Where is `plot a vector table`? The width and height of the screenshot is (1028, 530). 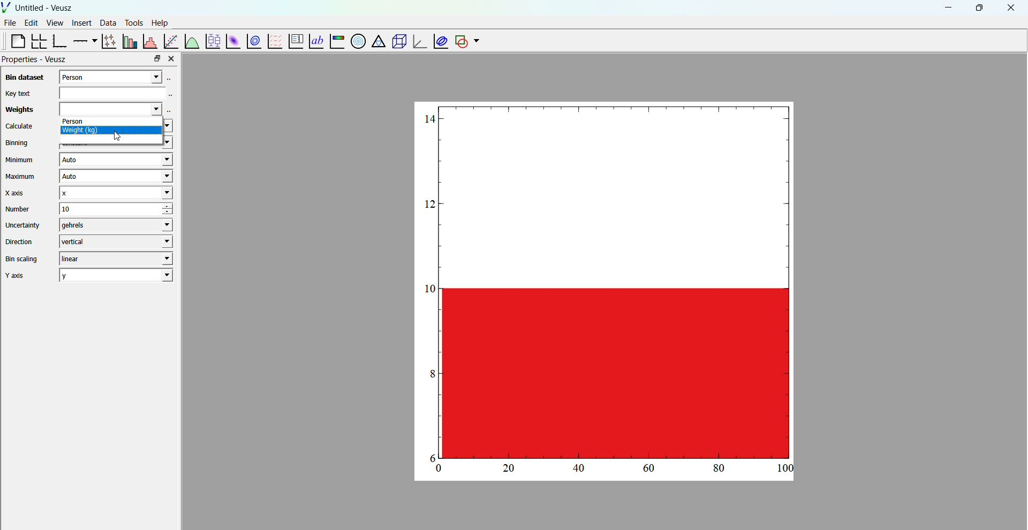 plot a vector table is located at coordinates (274, 41).